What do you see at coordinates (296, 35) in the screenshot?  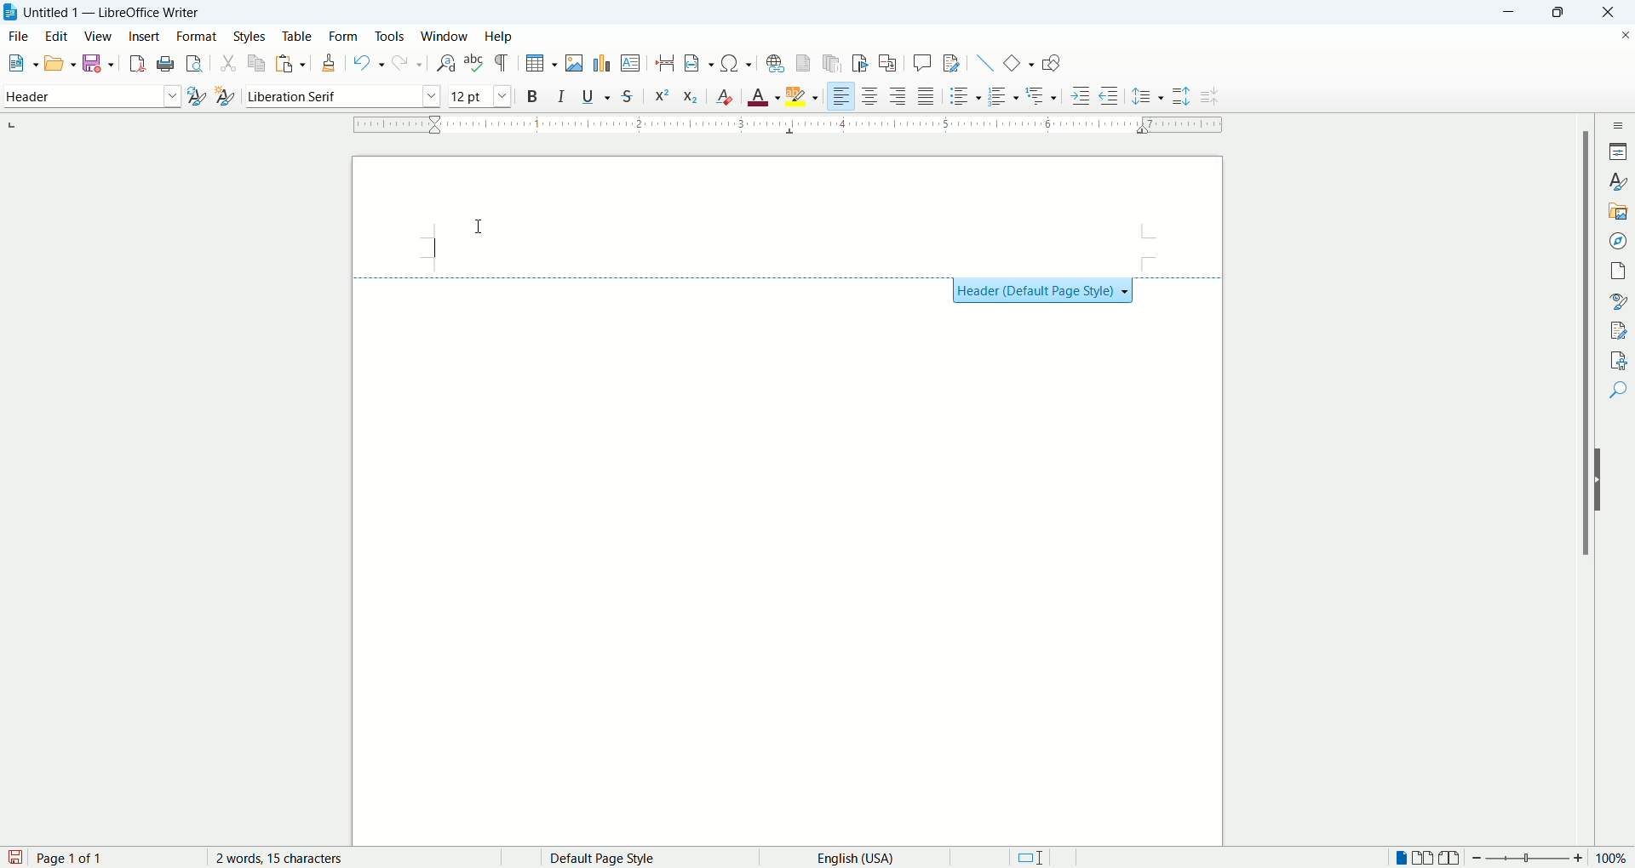 I see `table` at bounding box center [296, 35].